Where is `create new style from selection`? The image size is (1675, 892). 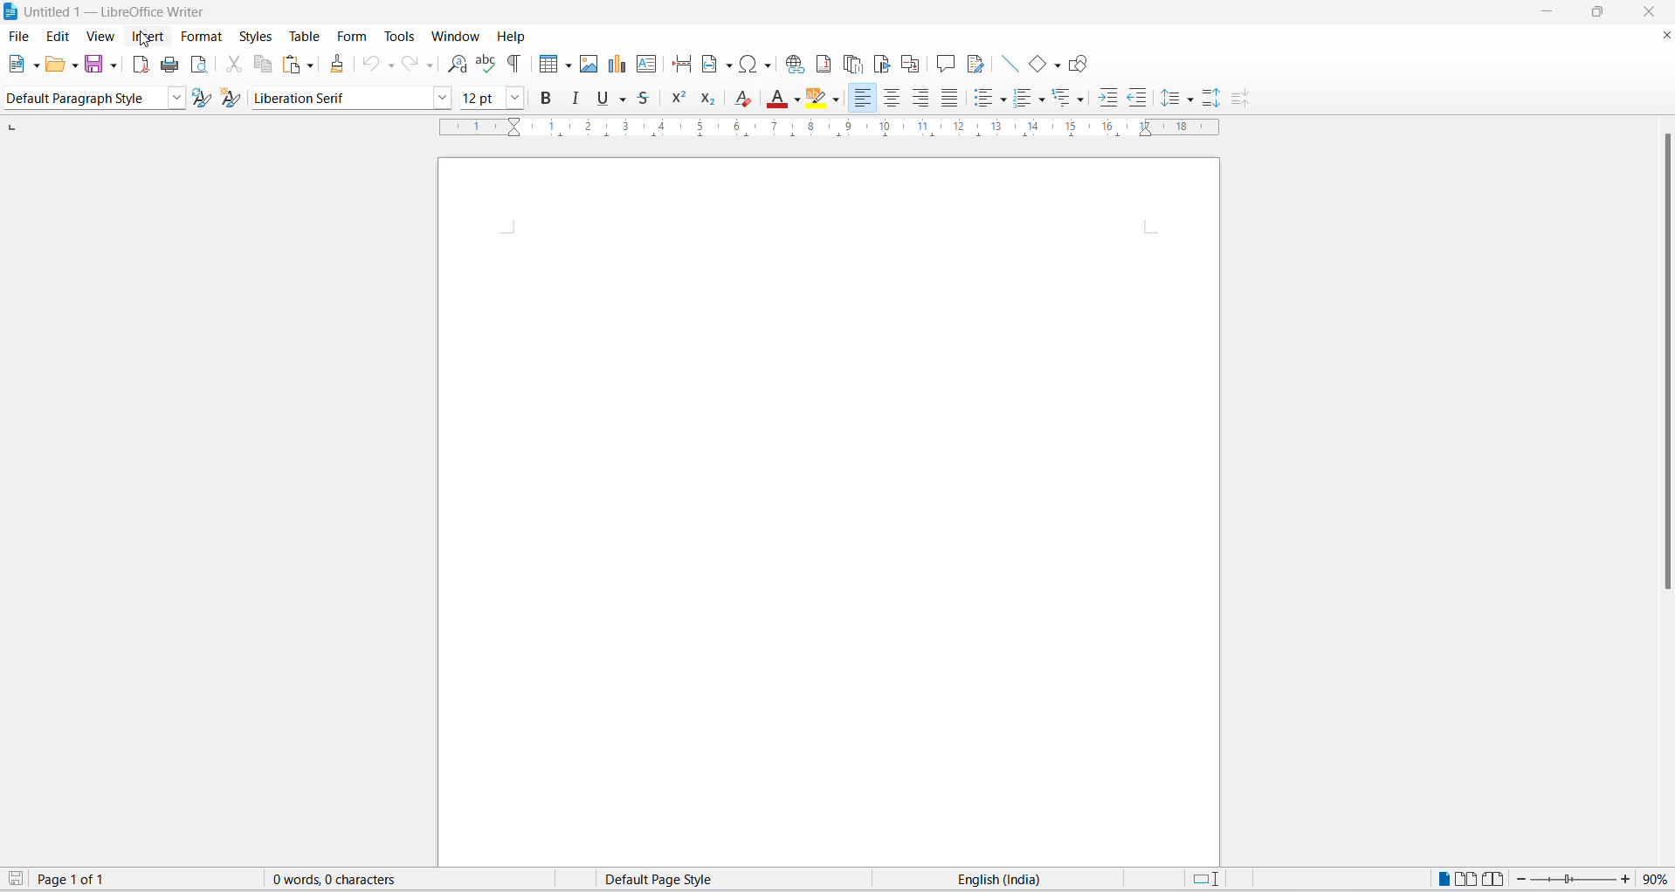 create new style from selection is located at coordinates (233, 96).